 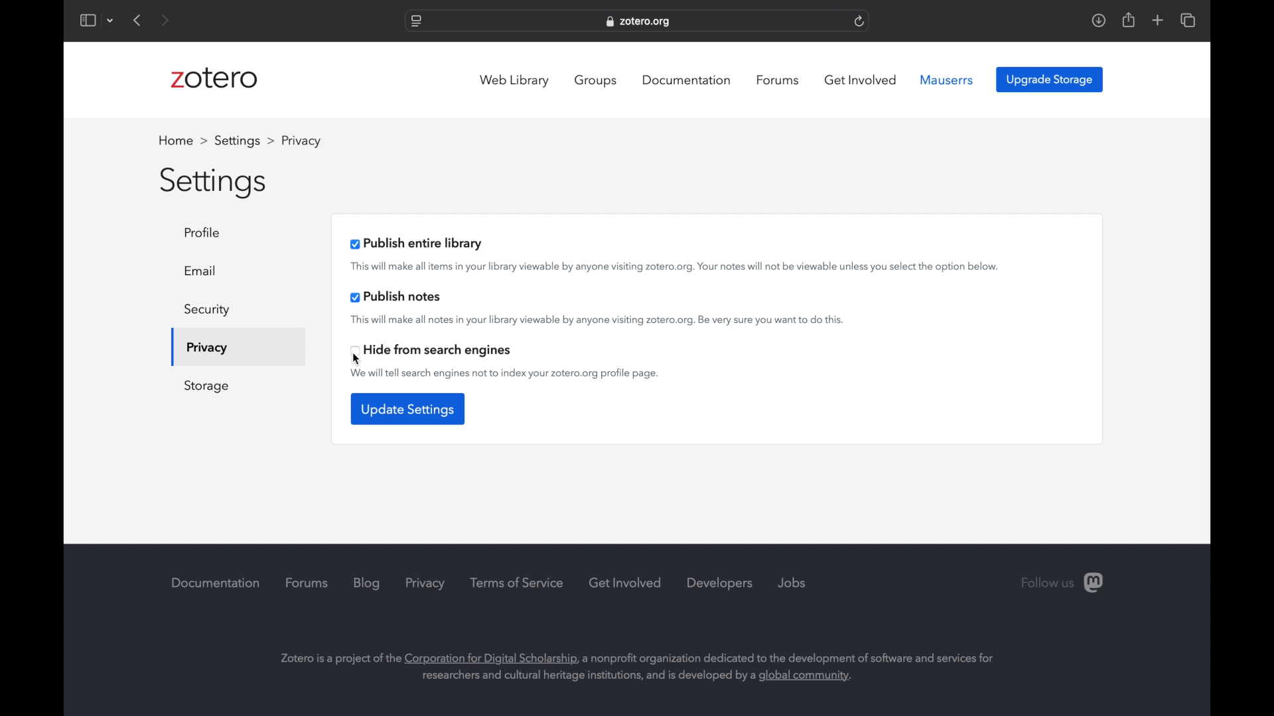 What do you see at coordinates (1157, 20) in the screenshot?
I see `new tab` at bounding box center [1157, 20].